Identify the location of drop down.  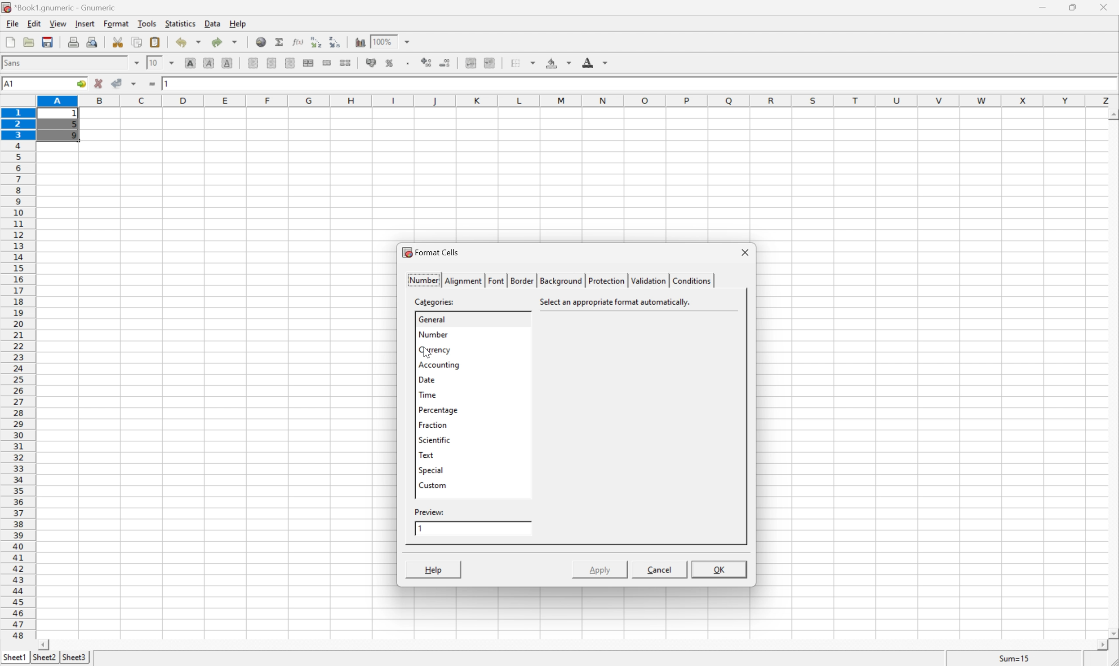
(174, 63).